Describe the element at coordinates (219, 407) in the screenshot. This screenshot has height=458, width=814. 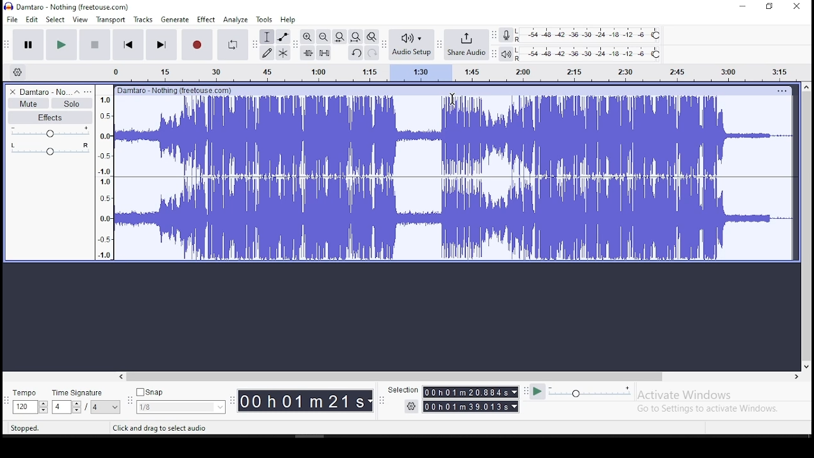
I see `drop down` at that location.